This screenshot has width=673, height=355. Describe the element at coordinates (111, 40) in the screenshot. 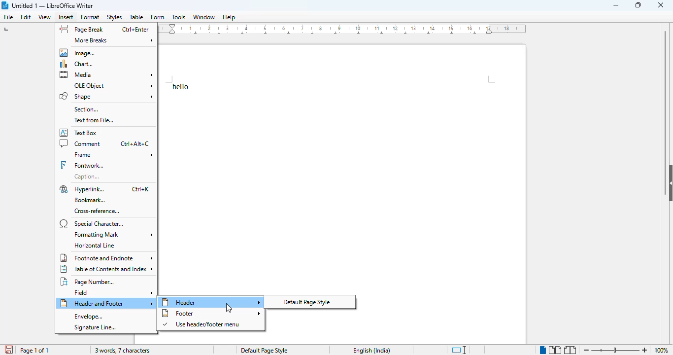

I see `more breaks` at that location.